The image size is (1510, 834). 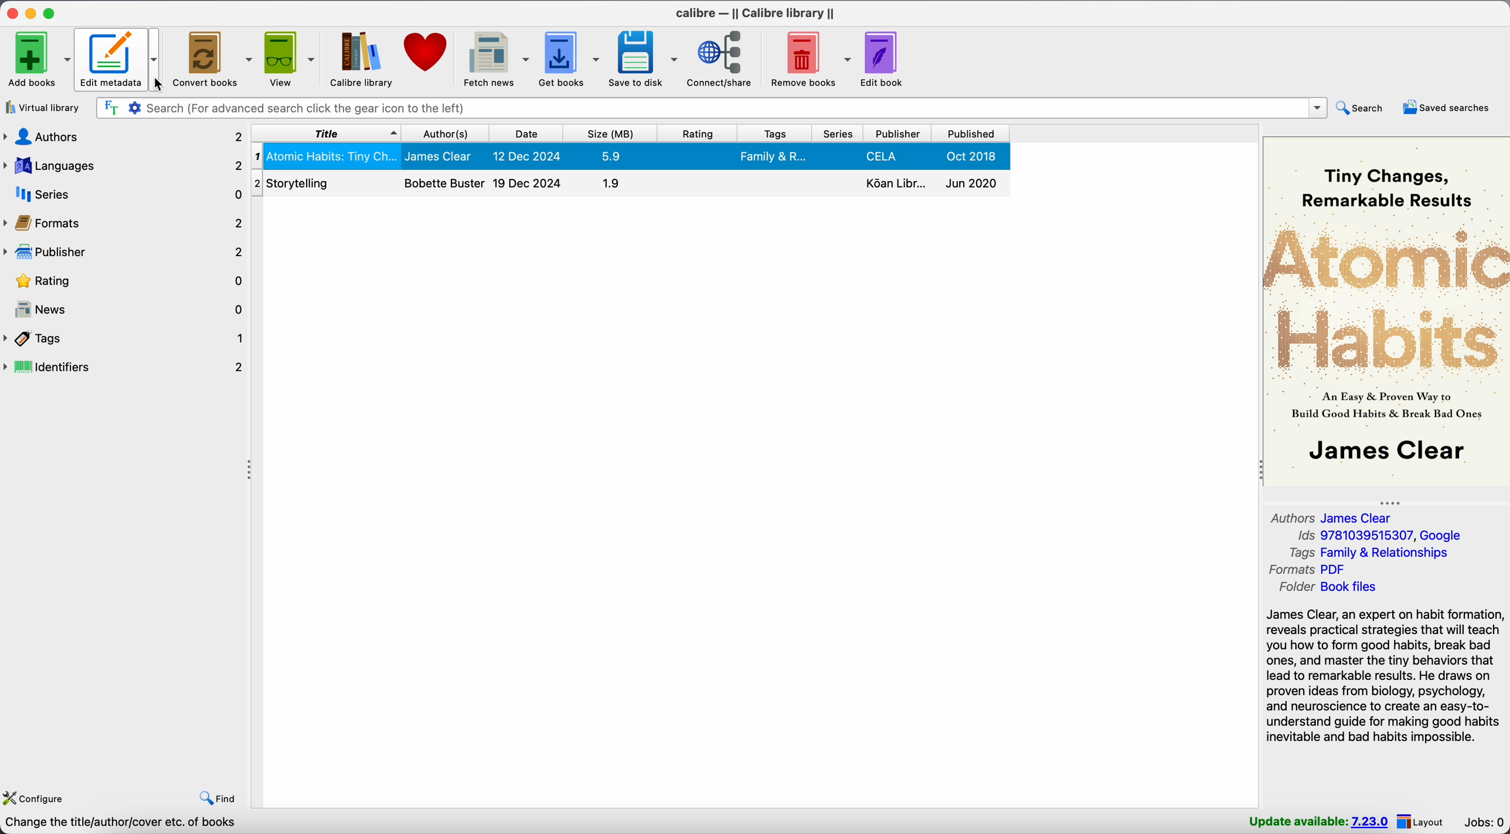 I want to click on view, so click(x=288, y=59).